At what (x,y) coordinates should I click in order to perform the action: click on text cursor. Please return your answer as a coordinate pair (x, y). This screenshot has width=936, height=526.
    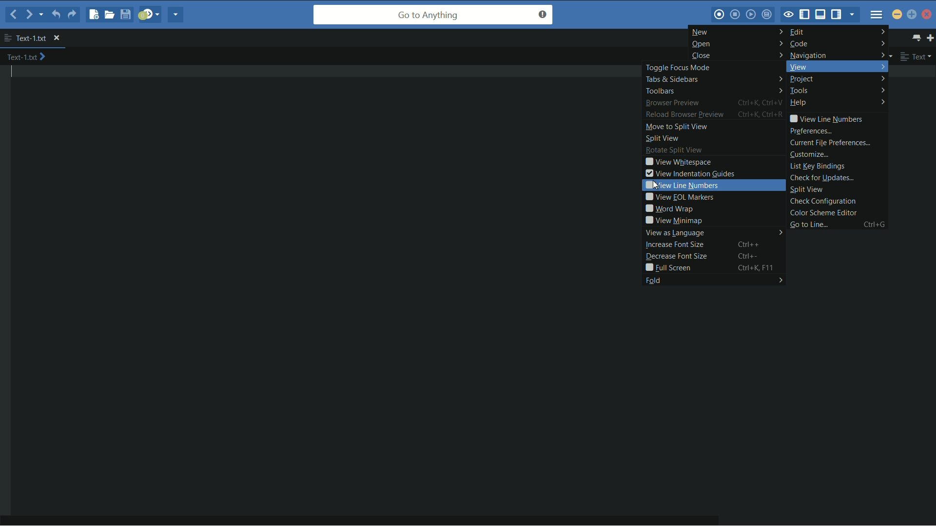
    Looking at the image, I should click on (16, 75).